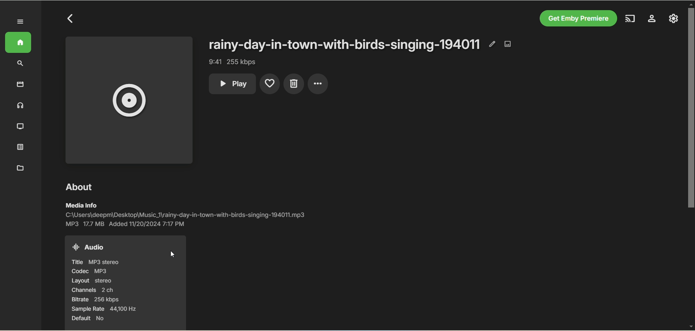 The height and width of the screenshot is (331, 695). I want to click on media info, so click(81, 205).